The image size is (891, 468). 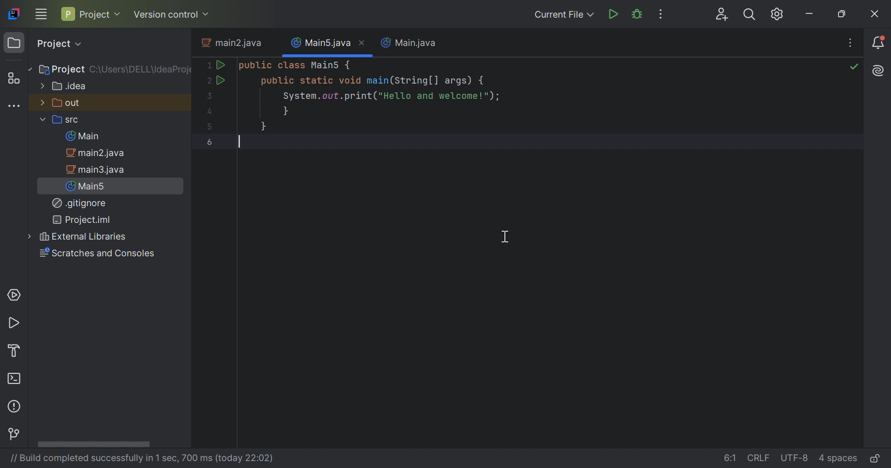 I want to click on IntelliJ IDEA icon, so click(x=14, y=13).